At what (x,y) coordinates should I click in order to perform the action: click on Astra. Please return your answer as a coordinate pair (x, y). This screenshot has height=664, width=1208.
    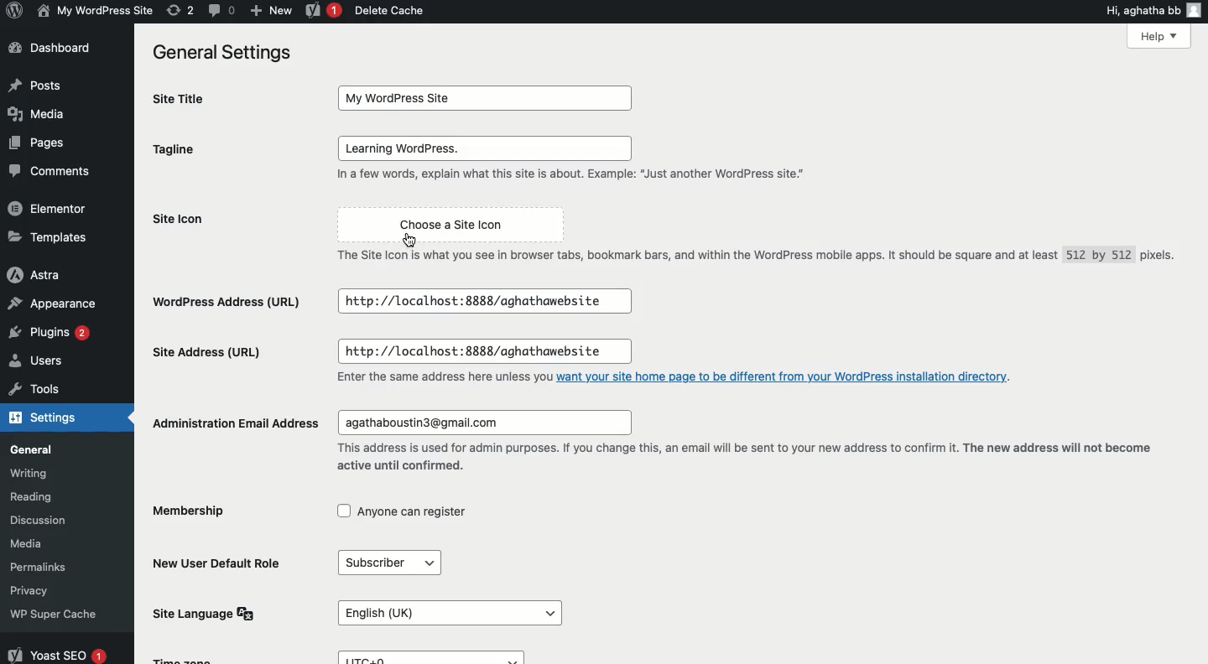
    Looking at the image, I should click on (51, 277).